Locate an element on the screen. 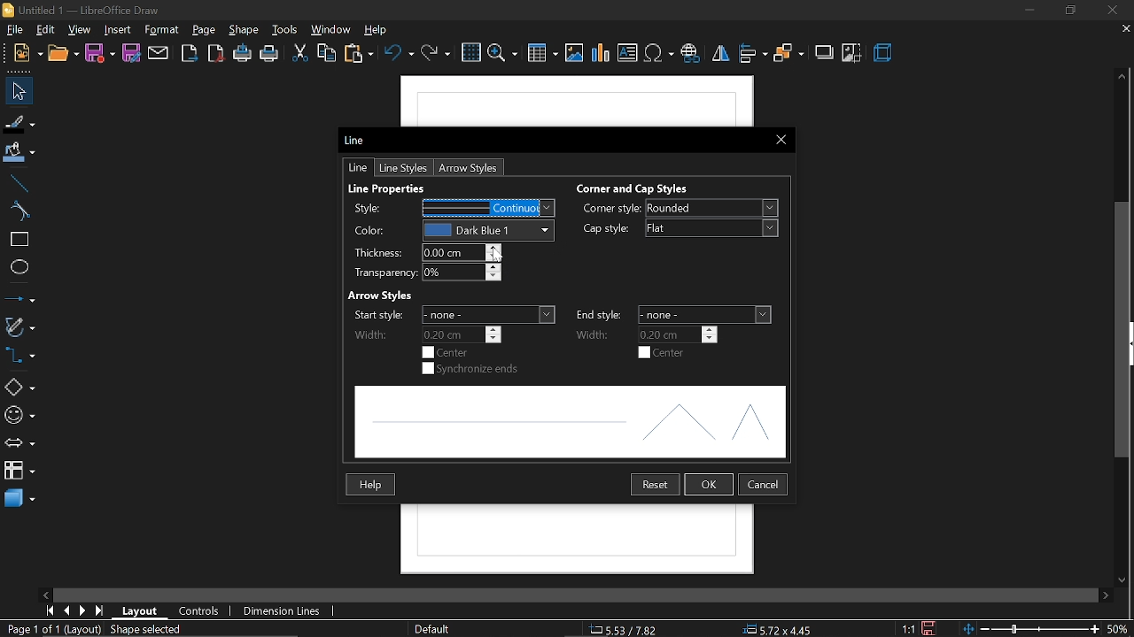  print directly is located at coordinates (243, 55).